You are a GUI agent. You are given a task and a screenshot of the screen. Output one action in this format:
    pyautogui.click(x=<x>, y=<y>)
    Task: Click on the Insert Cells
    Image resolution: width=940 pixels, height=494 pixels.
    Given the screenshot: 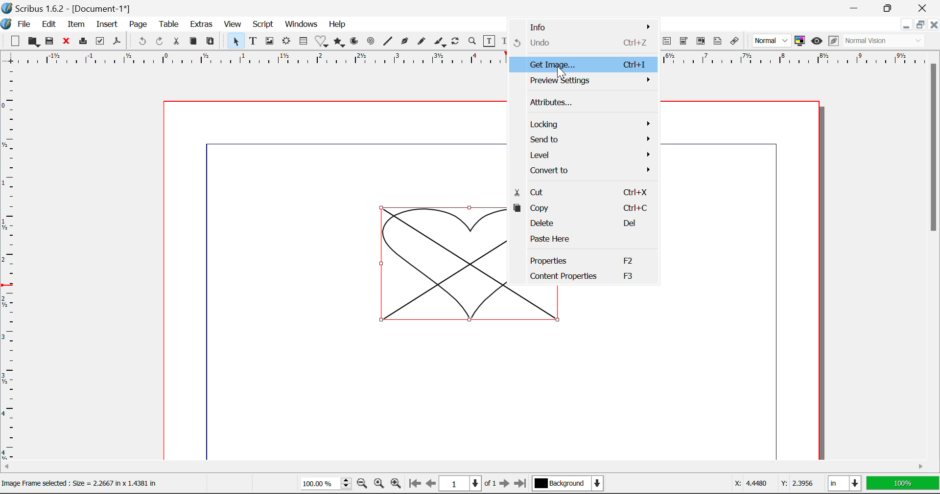 What is the action you would take?
    pyautogui.click(x=303, y=43)
    